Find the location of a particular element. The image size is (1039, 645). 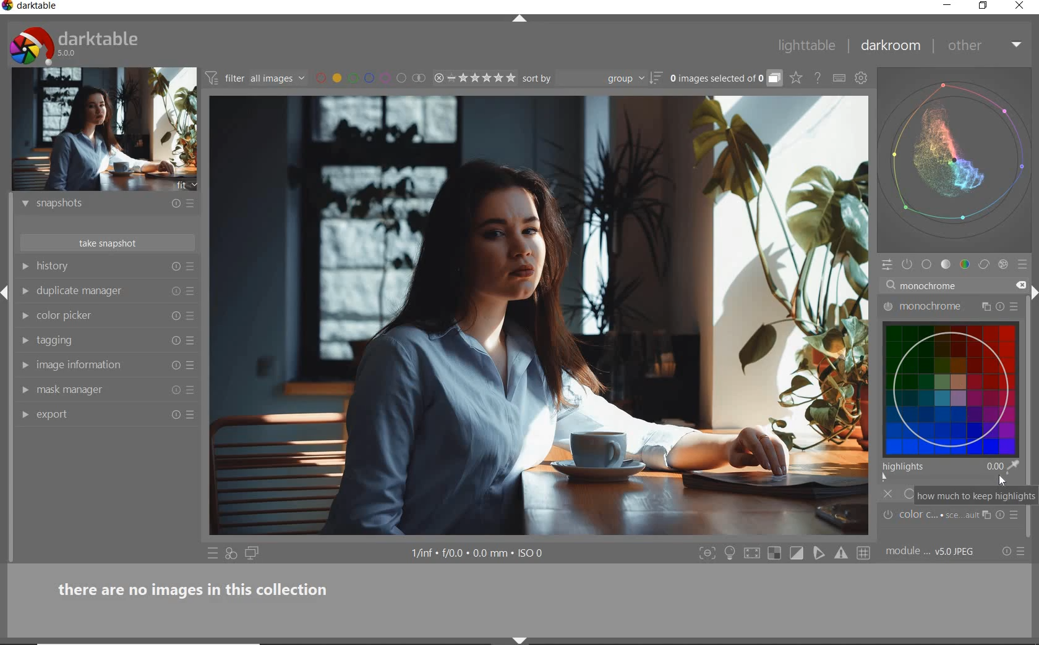

reset is located at coordinates (1000, 306).